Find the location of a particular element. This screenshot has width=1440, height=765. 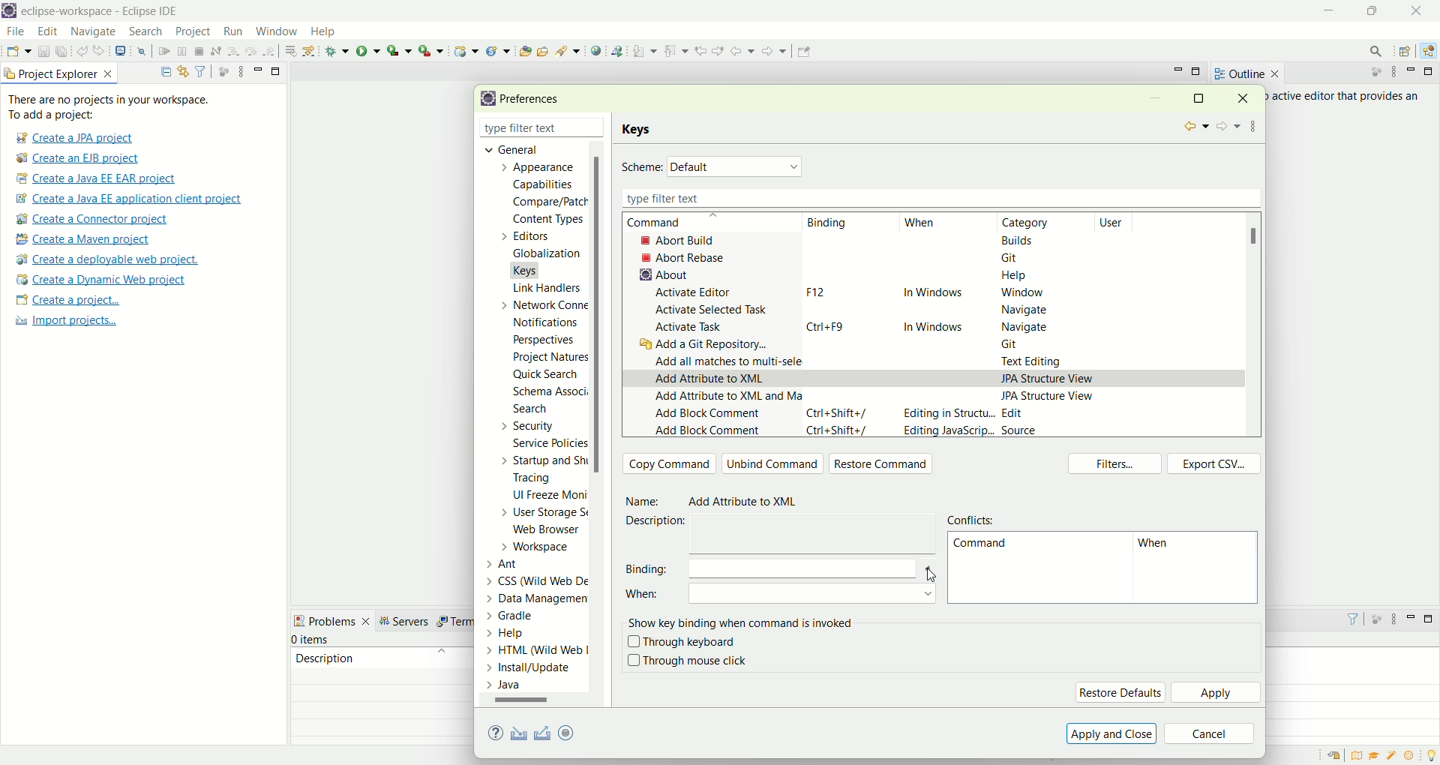

through keyboard is located at coordinates (682, 643).